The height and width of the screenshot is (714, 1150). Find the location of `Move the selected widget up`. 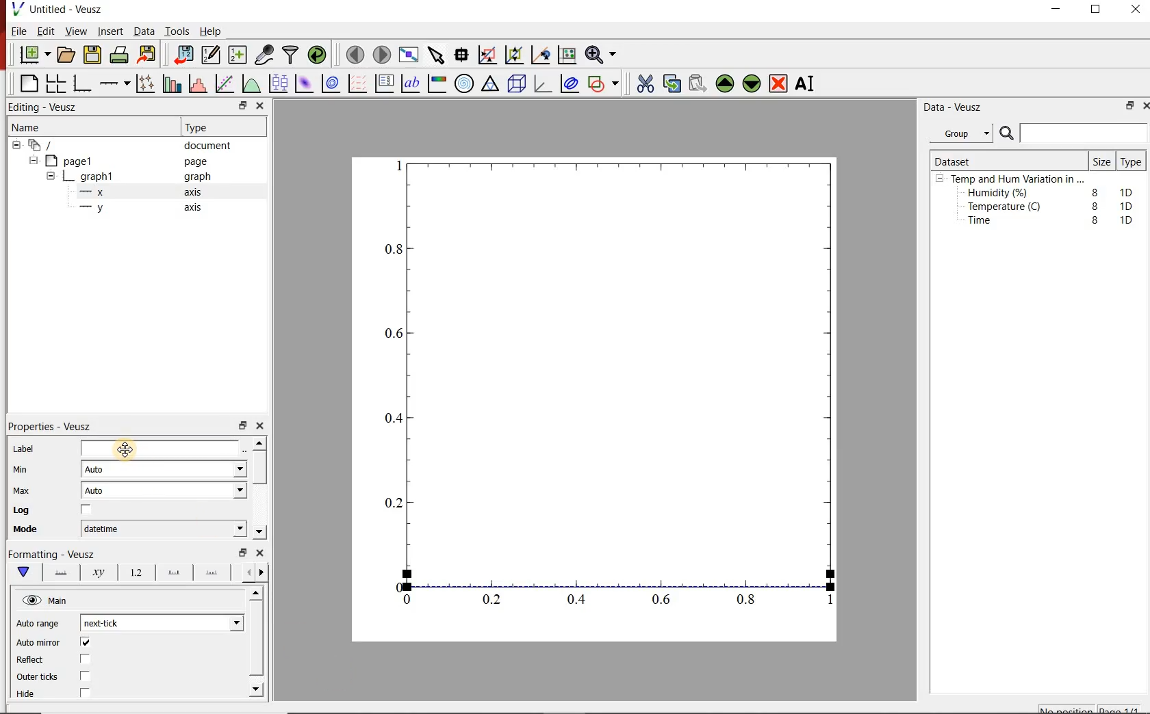

Move the selected widget up is located at coordinates (726, 82).